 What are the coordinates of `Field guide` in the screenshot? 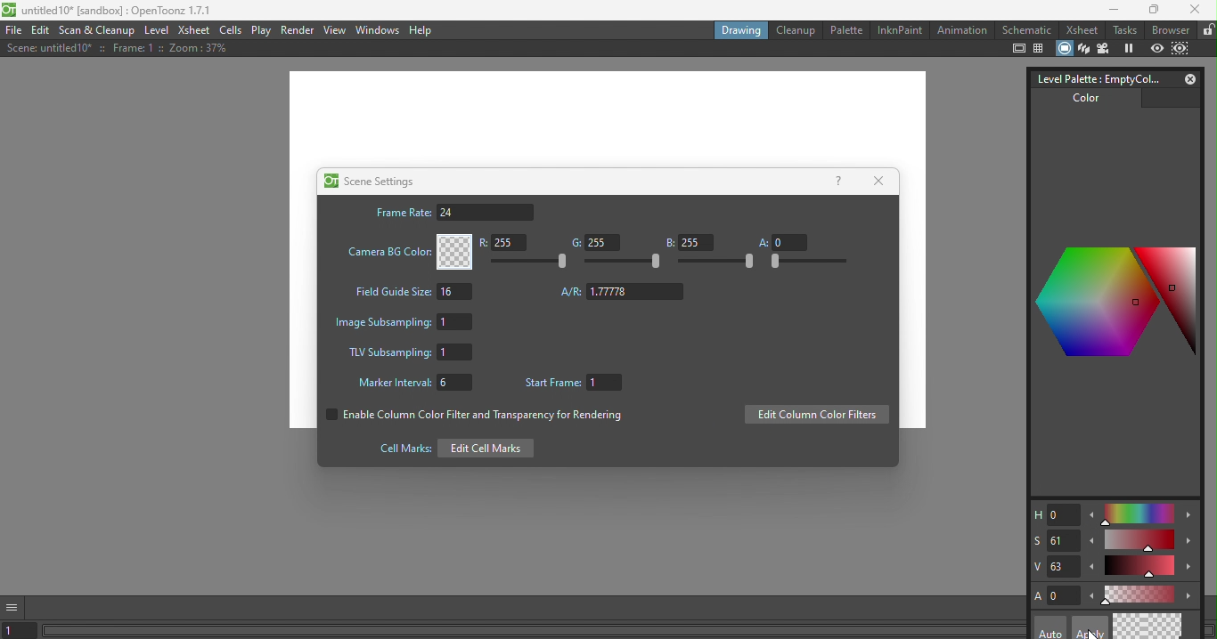 It's located at (1041, 49).